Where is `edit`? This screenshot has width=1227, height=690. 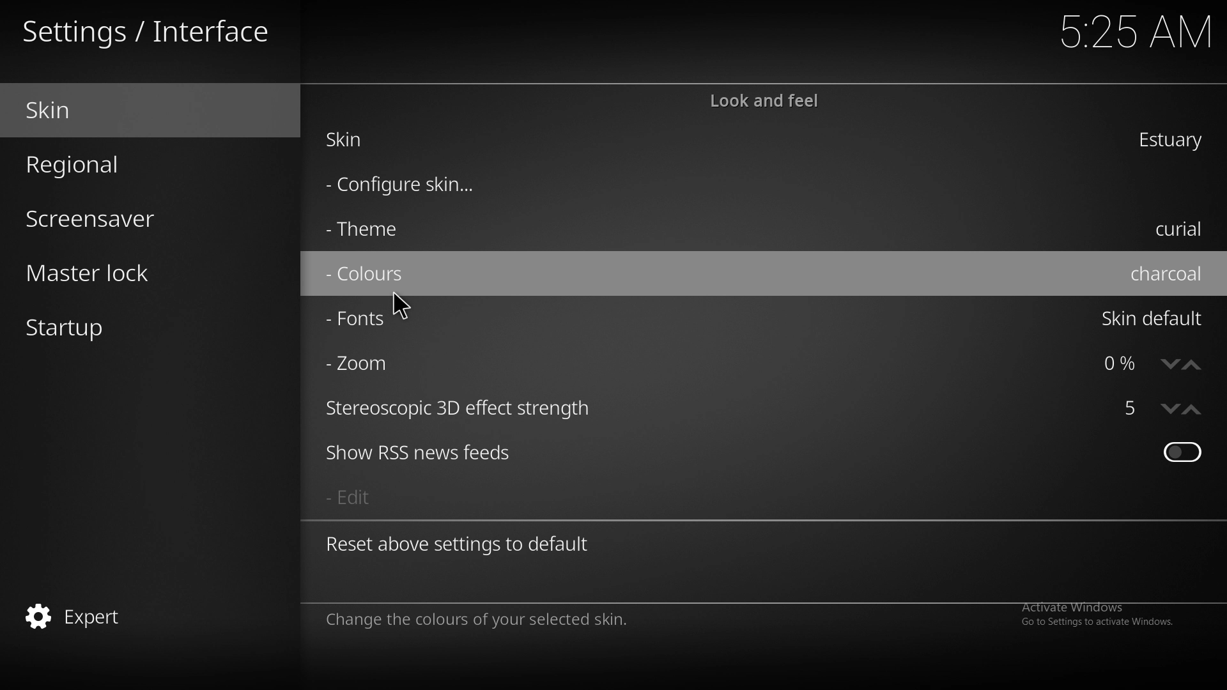 edit is located at coordinates (382, 497).